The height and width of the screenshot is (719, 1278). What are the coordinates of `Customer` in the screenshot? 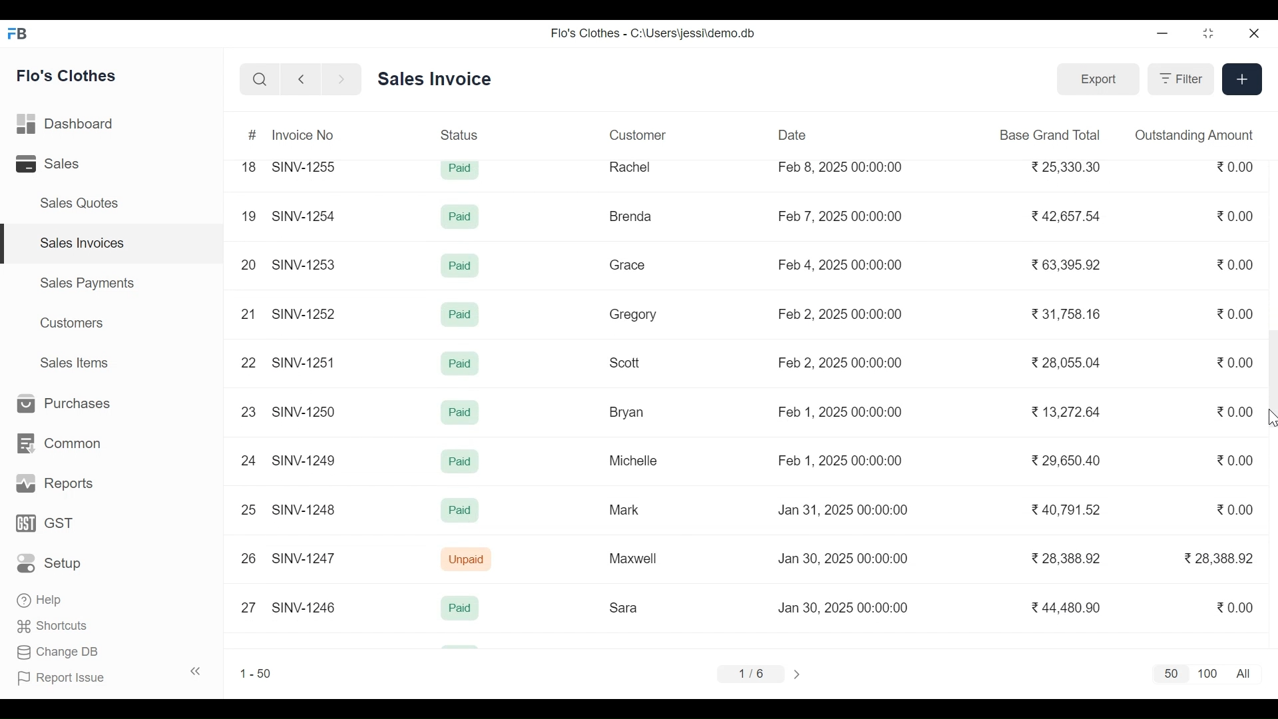 It's located at (638, 134).